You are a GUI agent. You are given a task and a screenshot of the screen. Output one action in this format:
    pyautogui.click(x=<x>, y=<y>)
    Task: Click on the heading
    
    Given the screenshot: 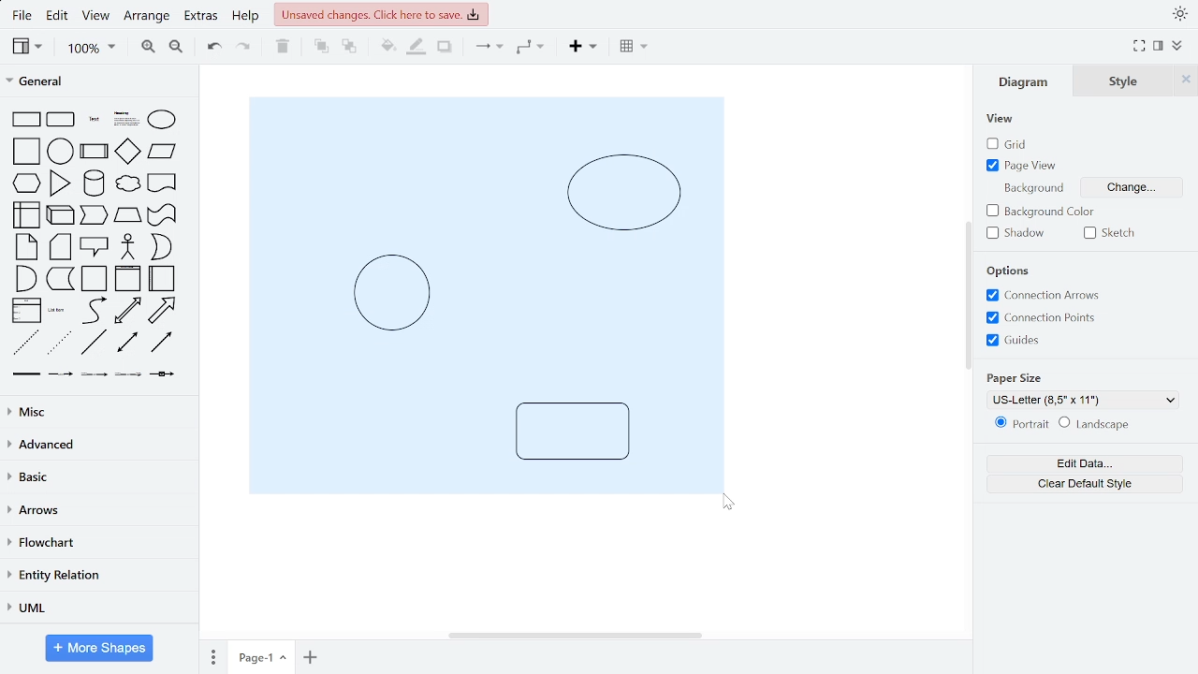 What is the action you would take?
    pyautogui.click(x=125, y=120)
    